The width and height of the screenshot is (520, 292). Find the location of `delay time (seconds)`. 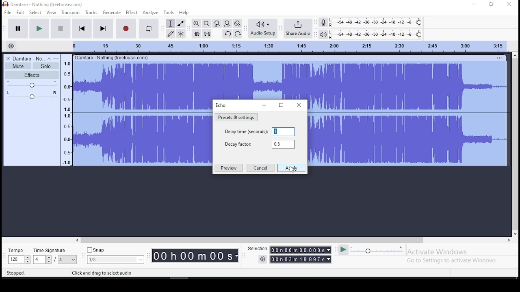

delay time (seconds) is located at coordinates (248, 131).